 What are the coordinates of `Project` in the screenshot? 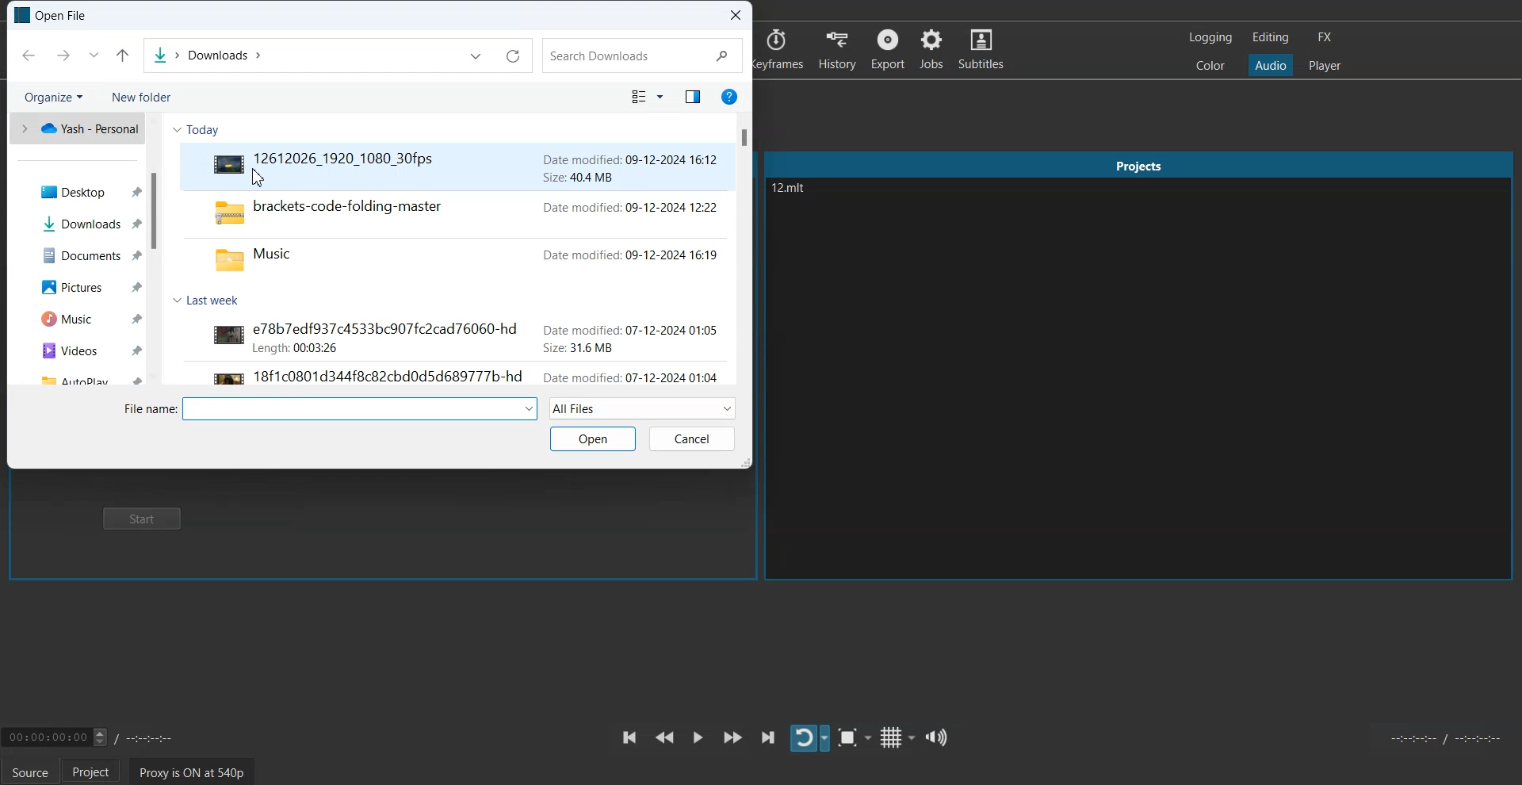 It's located at (94, 771).